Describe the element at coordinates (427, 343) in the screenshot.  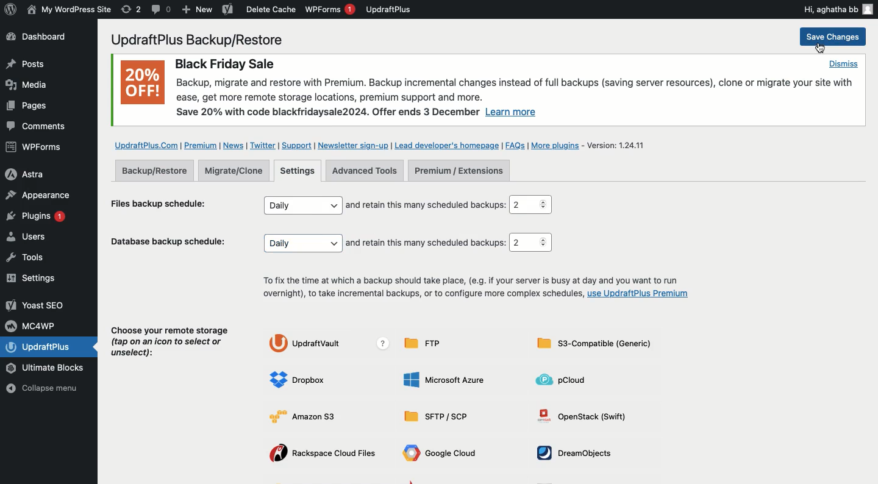
I see `FTP` at that location.